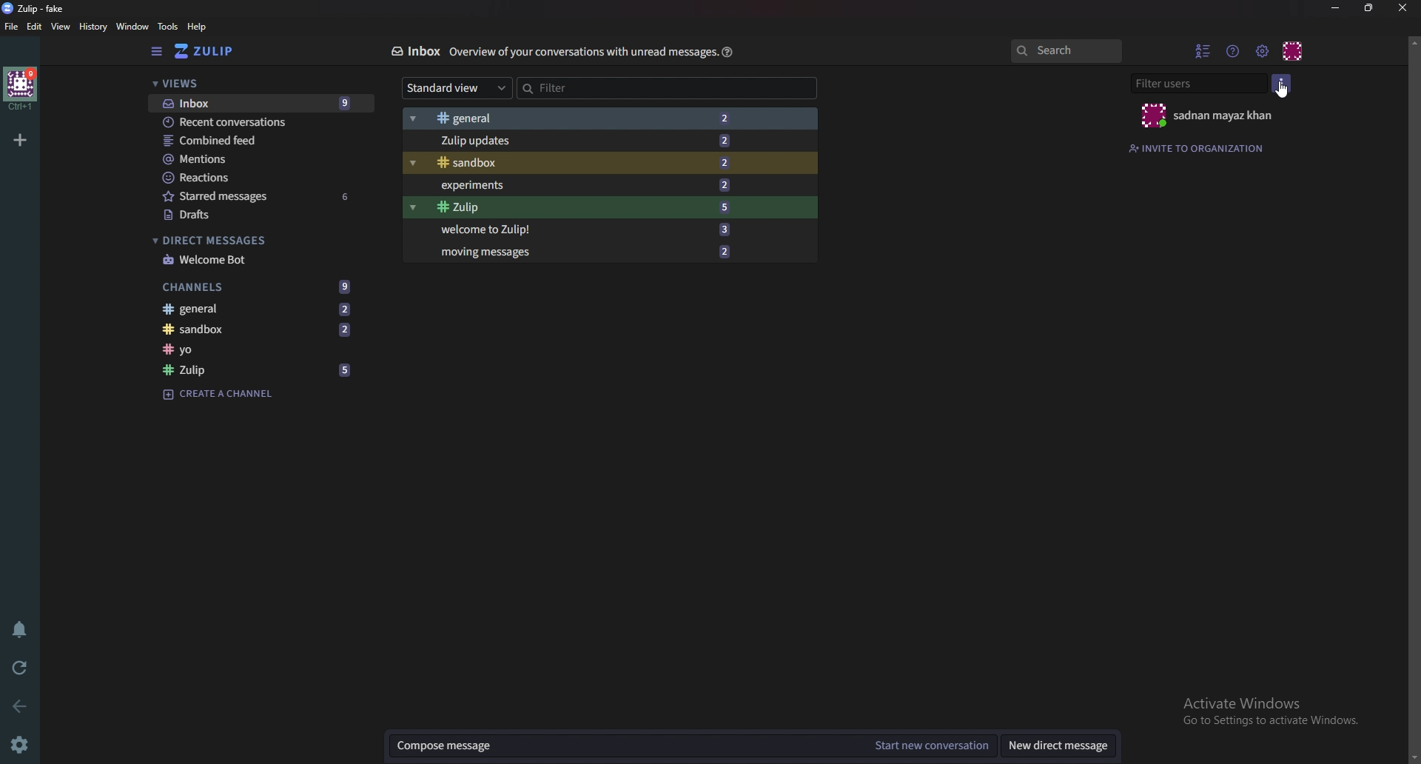  I want to click on Filter users, so click(1198, 83).